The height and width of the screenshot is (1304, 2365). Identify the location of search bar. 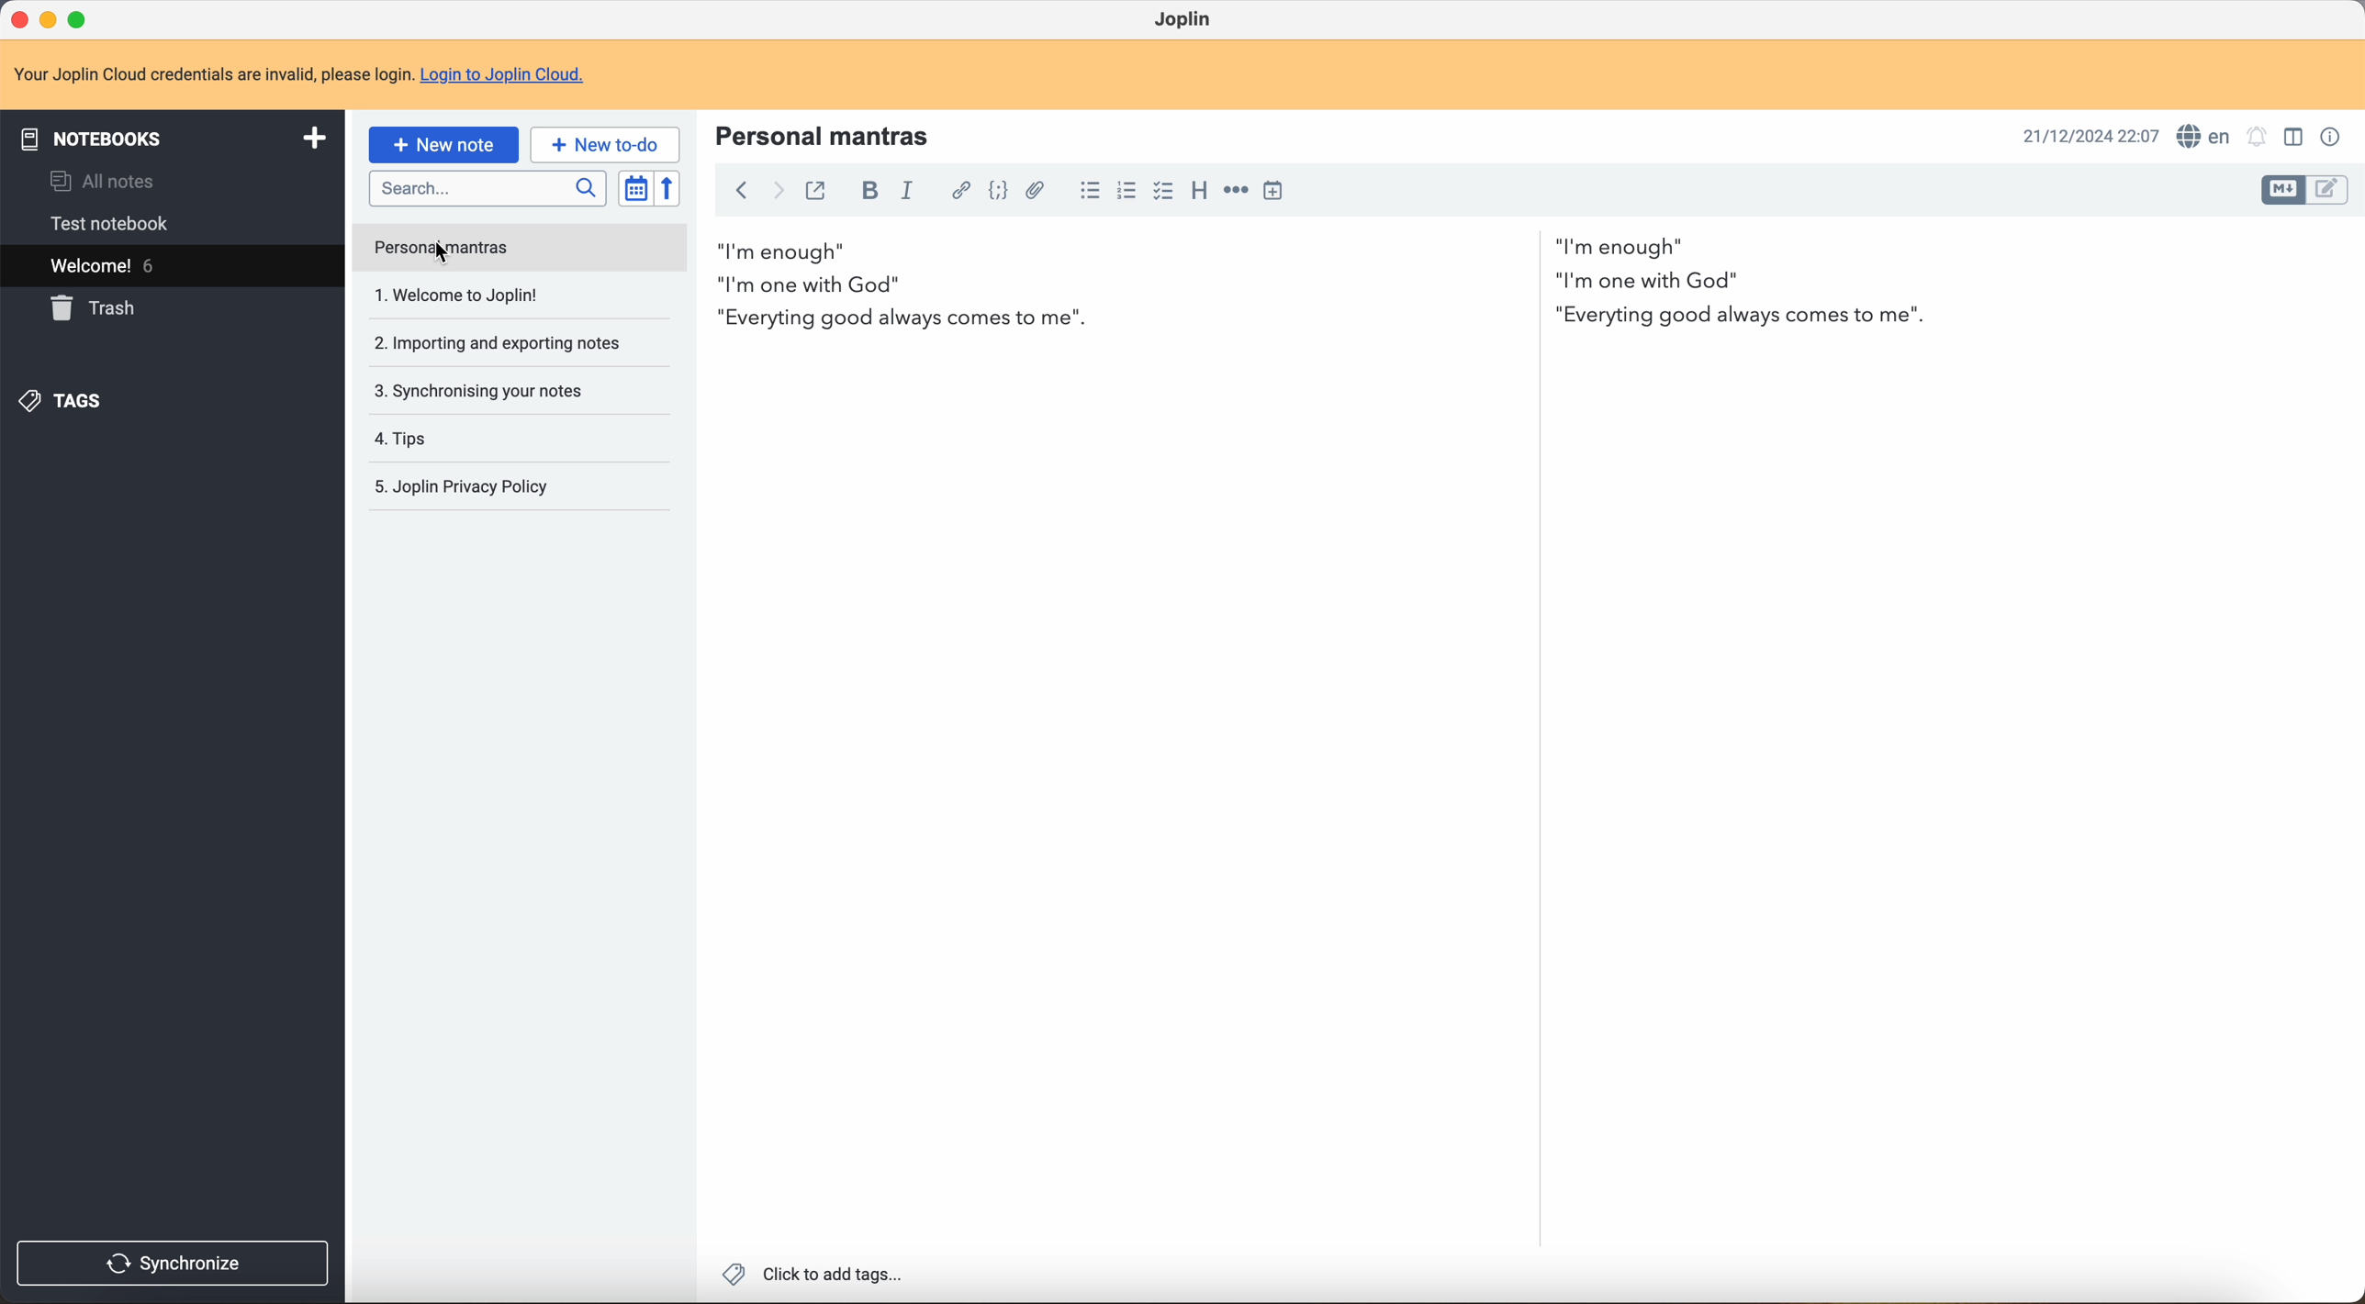
(488, 189).